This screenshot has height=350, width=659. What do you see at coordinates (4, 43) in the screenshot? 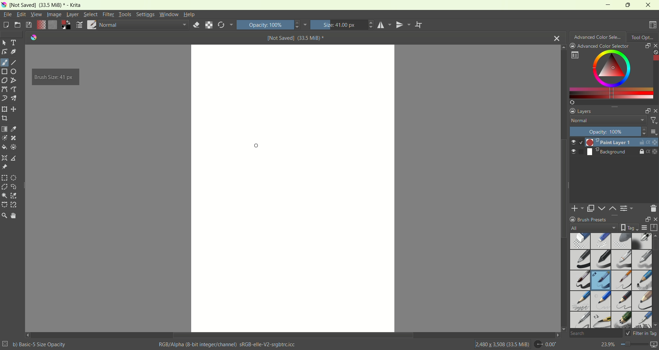
I see `select shapes` at bounding box center [4, 43].